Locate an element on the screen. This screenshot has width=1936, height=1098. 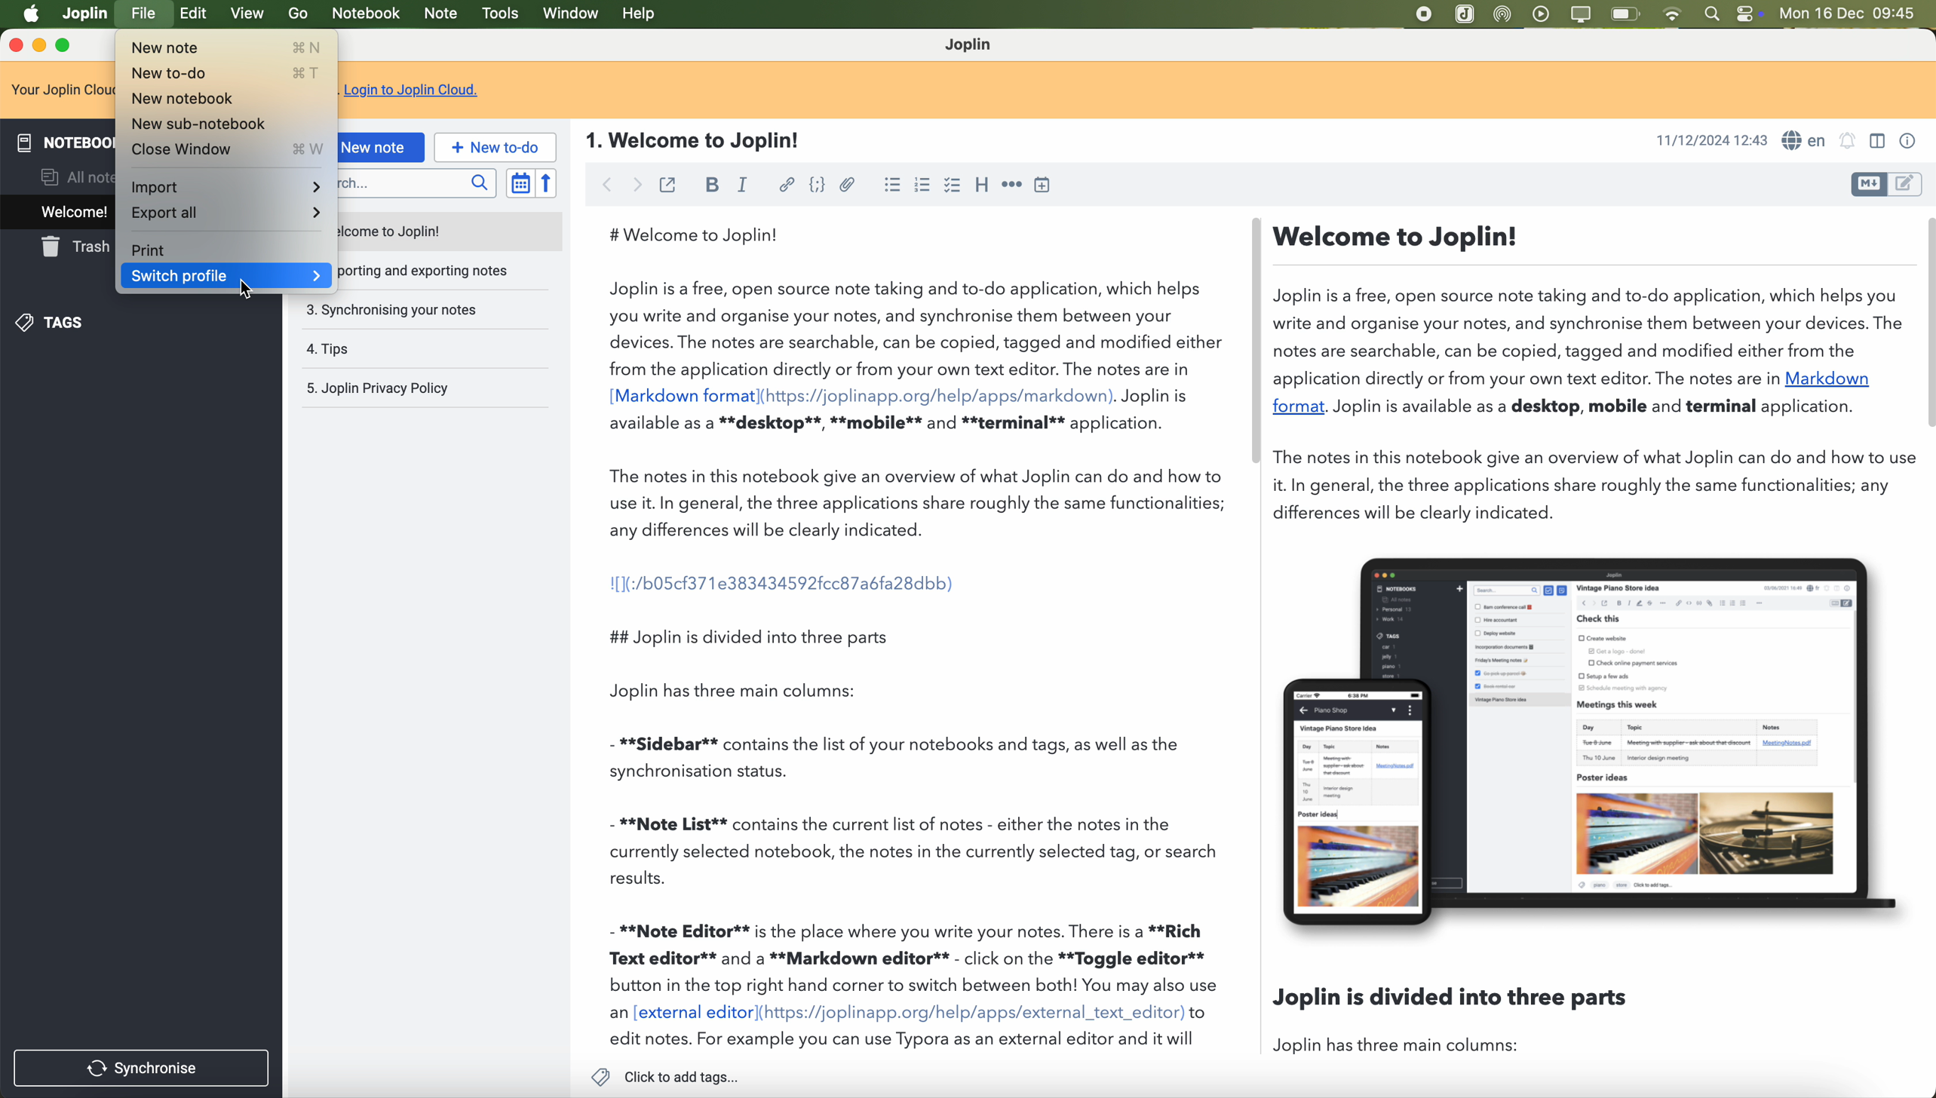
Joplin is located at coordinates (86, 13).